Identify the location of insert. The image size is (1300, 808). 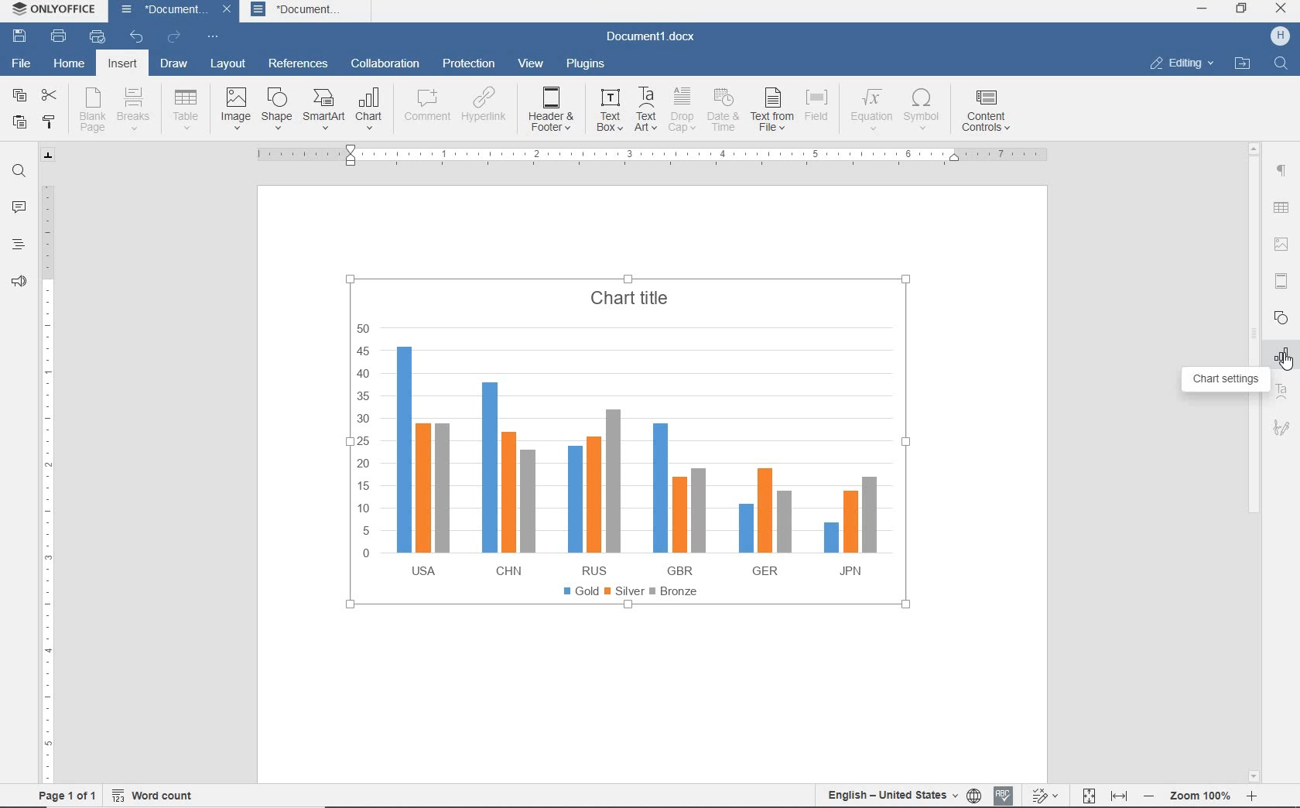
(121, 65).